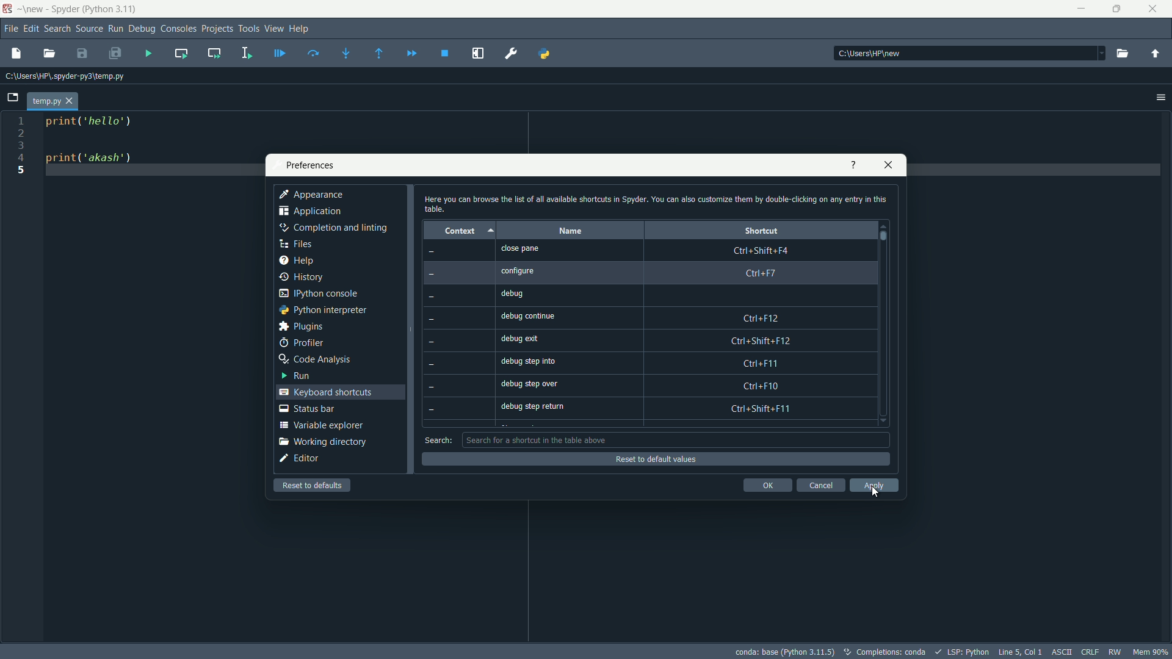  I want to click on None Text, so click(437, 336).